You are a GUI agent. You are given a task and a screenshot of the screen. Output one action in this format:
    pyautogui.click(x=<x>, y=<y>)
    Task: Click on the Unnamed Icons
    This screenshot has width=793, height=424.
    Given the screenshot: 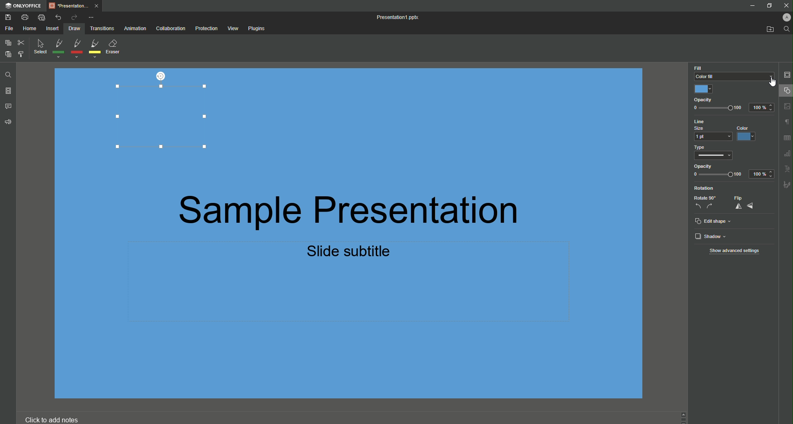 What is the action you would take?
    pyautogui.click(x=785, y=145)
    